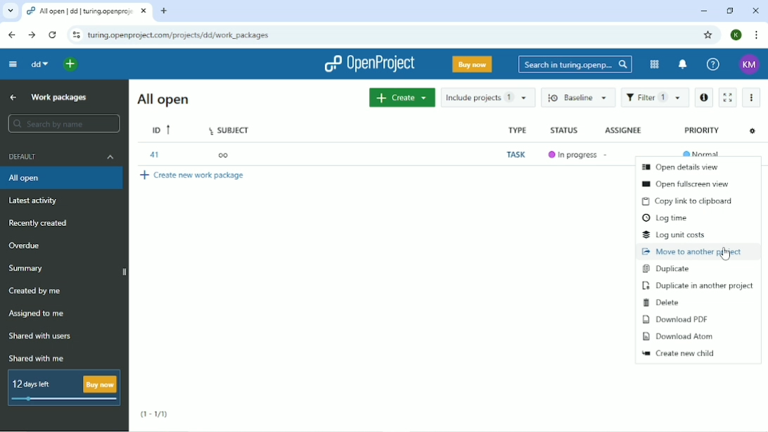 The image size is (768, 432). What do you see at coordinates (32, 35) in the screenshot?
I see `Forward` at bounding box center [32, 35].